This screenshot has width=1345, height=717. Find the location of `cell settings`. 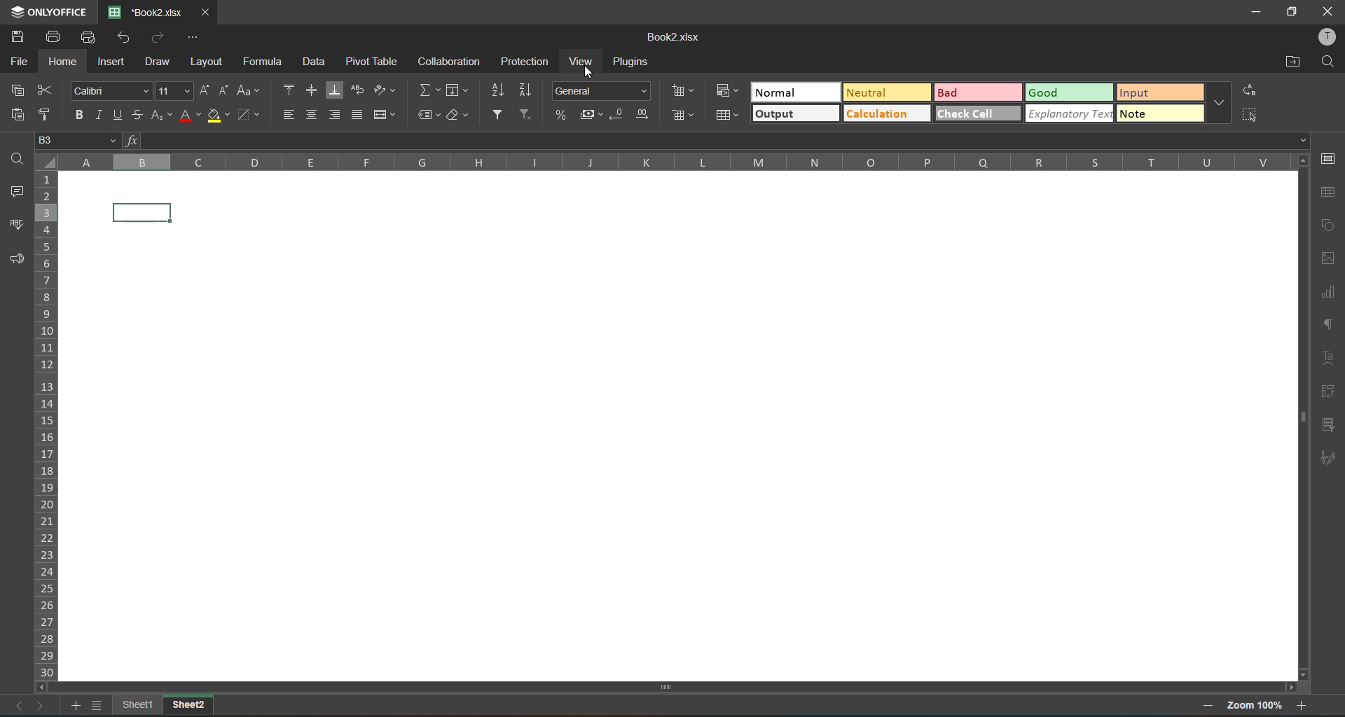

cell settings is located at coordinates (1332, 159).